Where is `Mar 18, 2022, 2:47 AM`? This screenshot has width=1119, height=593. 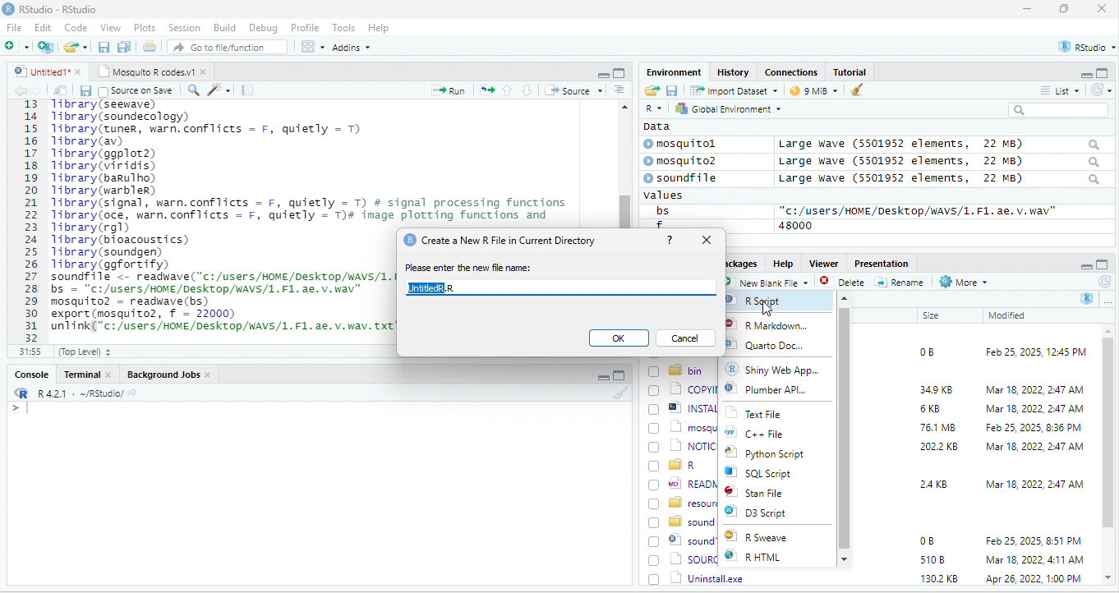
Mar 18, 2022, 2:47 AM is located at coordinates (1034, 483).